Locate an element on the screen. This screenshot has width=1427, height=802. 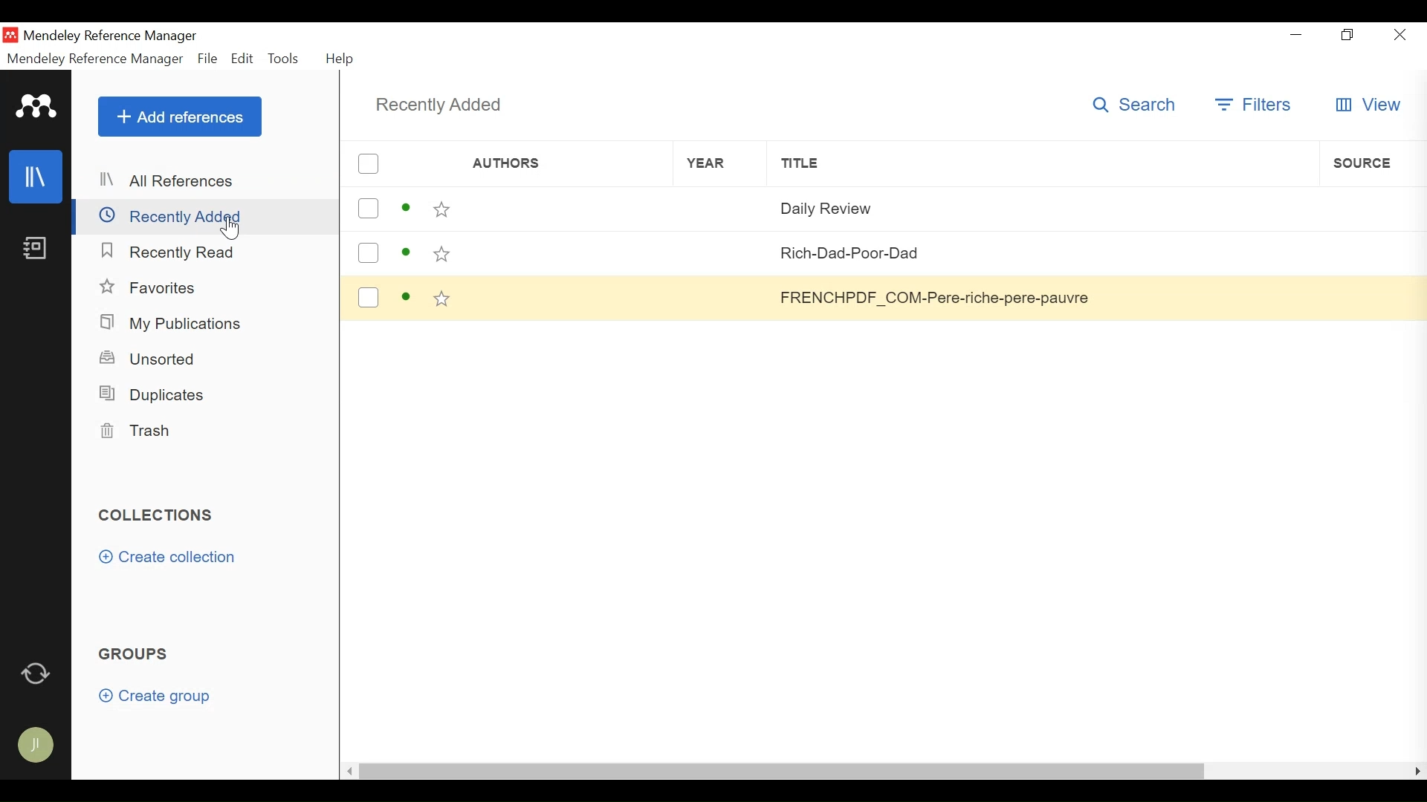
Mendeley Desktop Icon is located at coordinates (10, 35).